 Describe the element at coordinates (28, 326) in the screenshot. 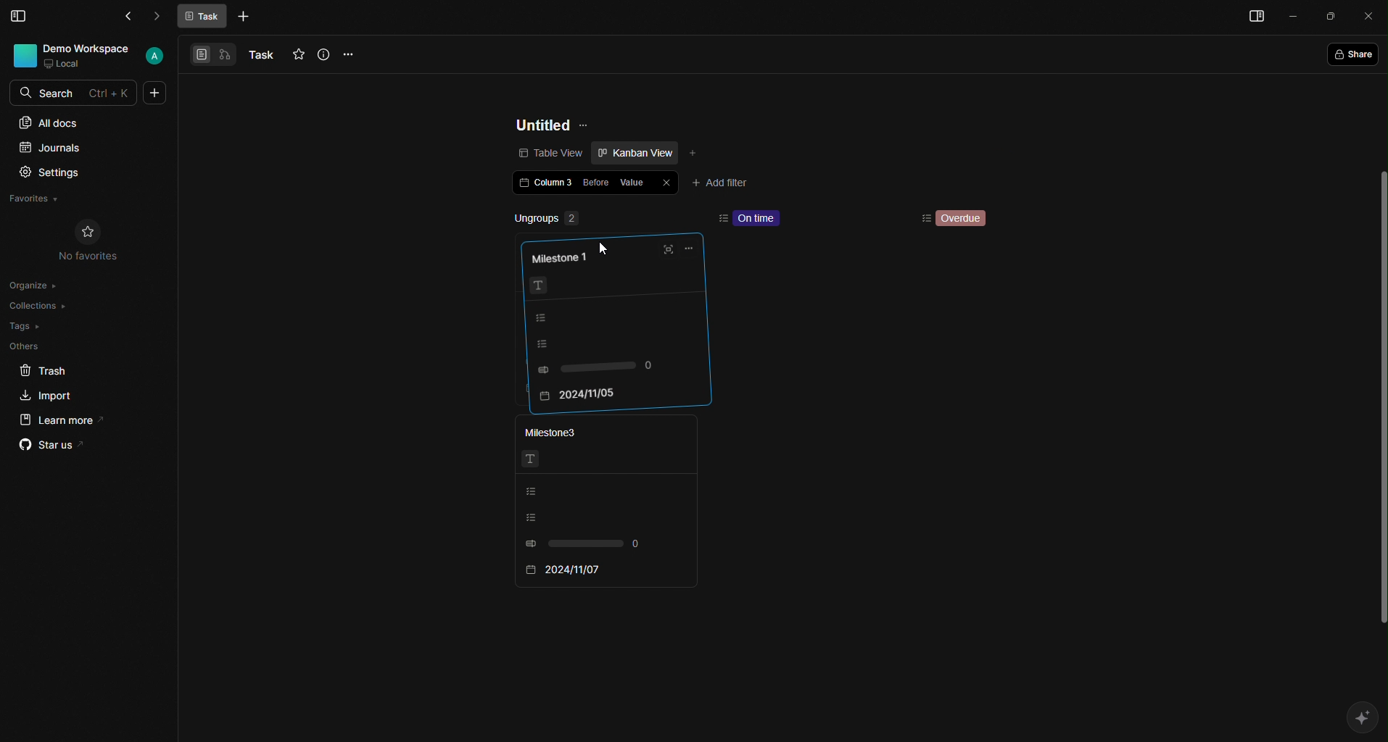

I see `Tags` at that location.